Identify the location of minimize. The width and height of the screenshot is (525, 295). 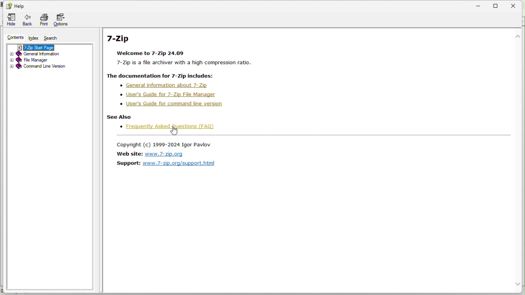
(479, 5).